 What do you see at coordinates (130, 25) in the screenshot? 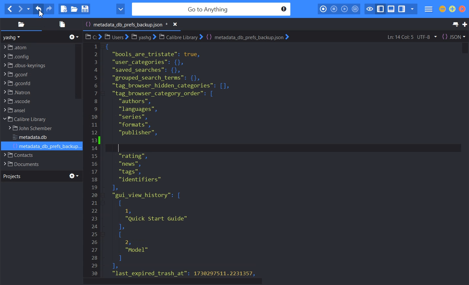
I see `metadata_db_pref_bakup .json` at bounding box center [130, 25].